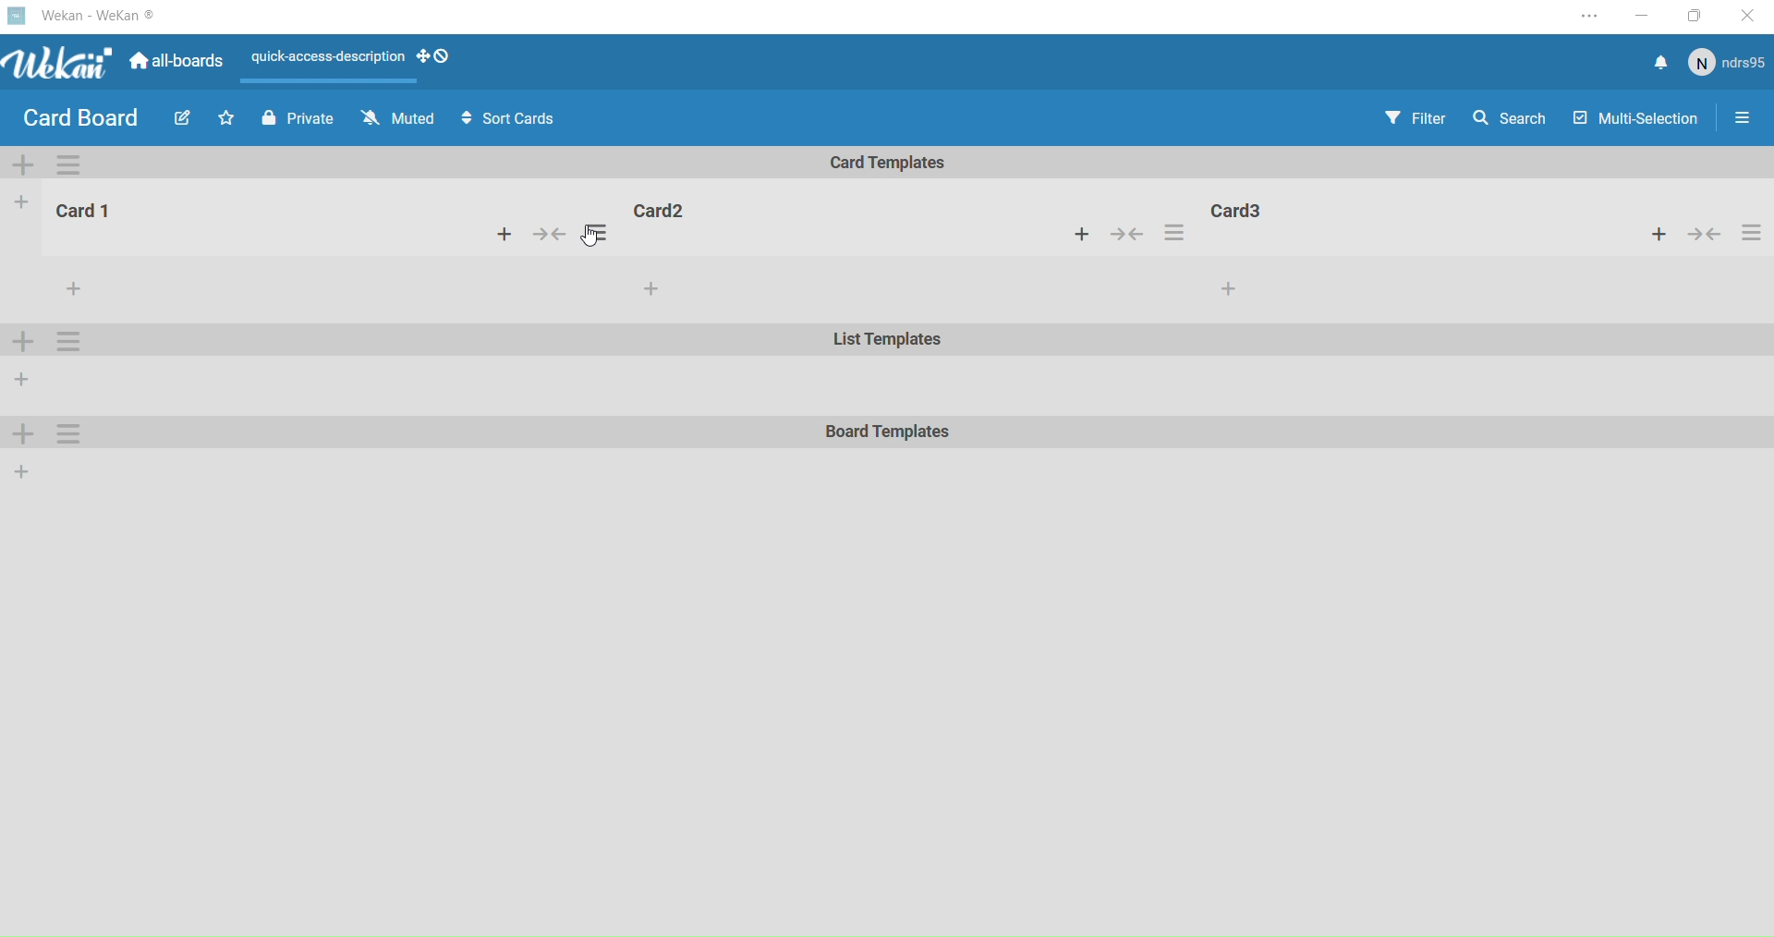 The width and height of the screenshot is (1774, 937). I want to click on settings, so click(65, 339).